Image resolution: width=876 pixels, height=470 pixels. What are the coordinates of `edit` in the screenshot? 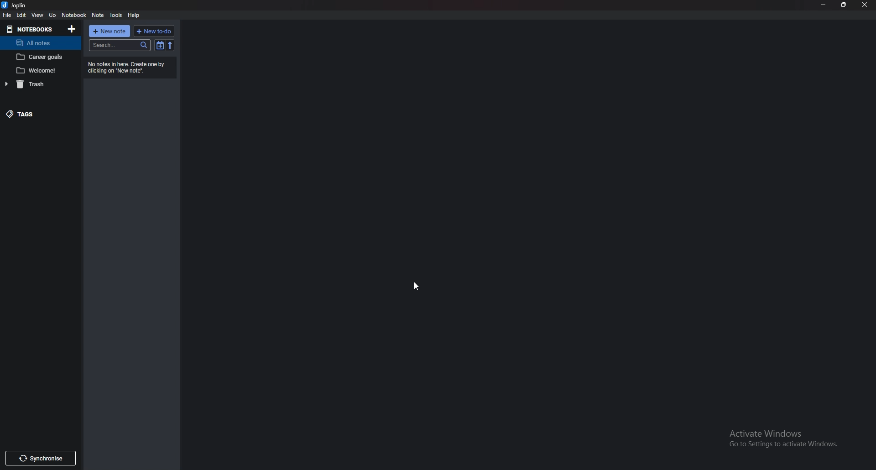 It's located at (22, 16).